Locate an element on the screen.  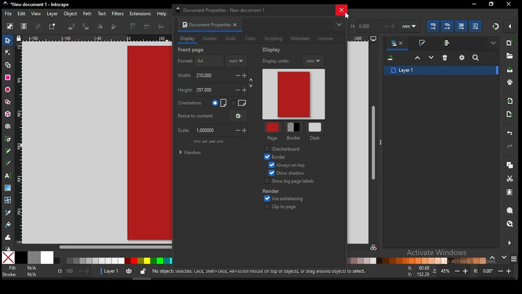
checkbox: always on top is located at coordinates (286, 166).